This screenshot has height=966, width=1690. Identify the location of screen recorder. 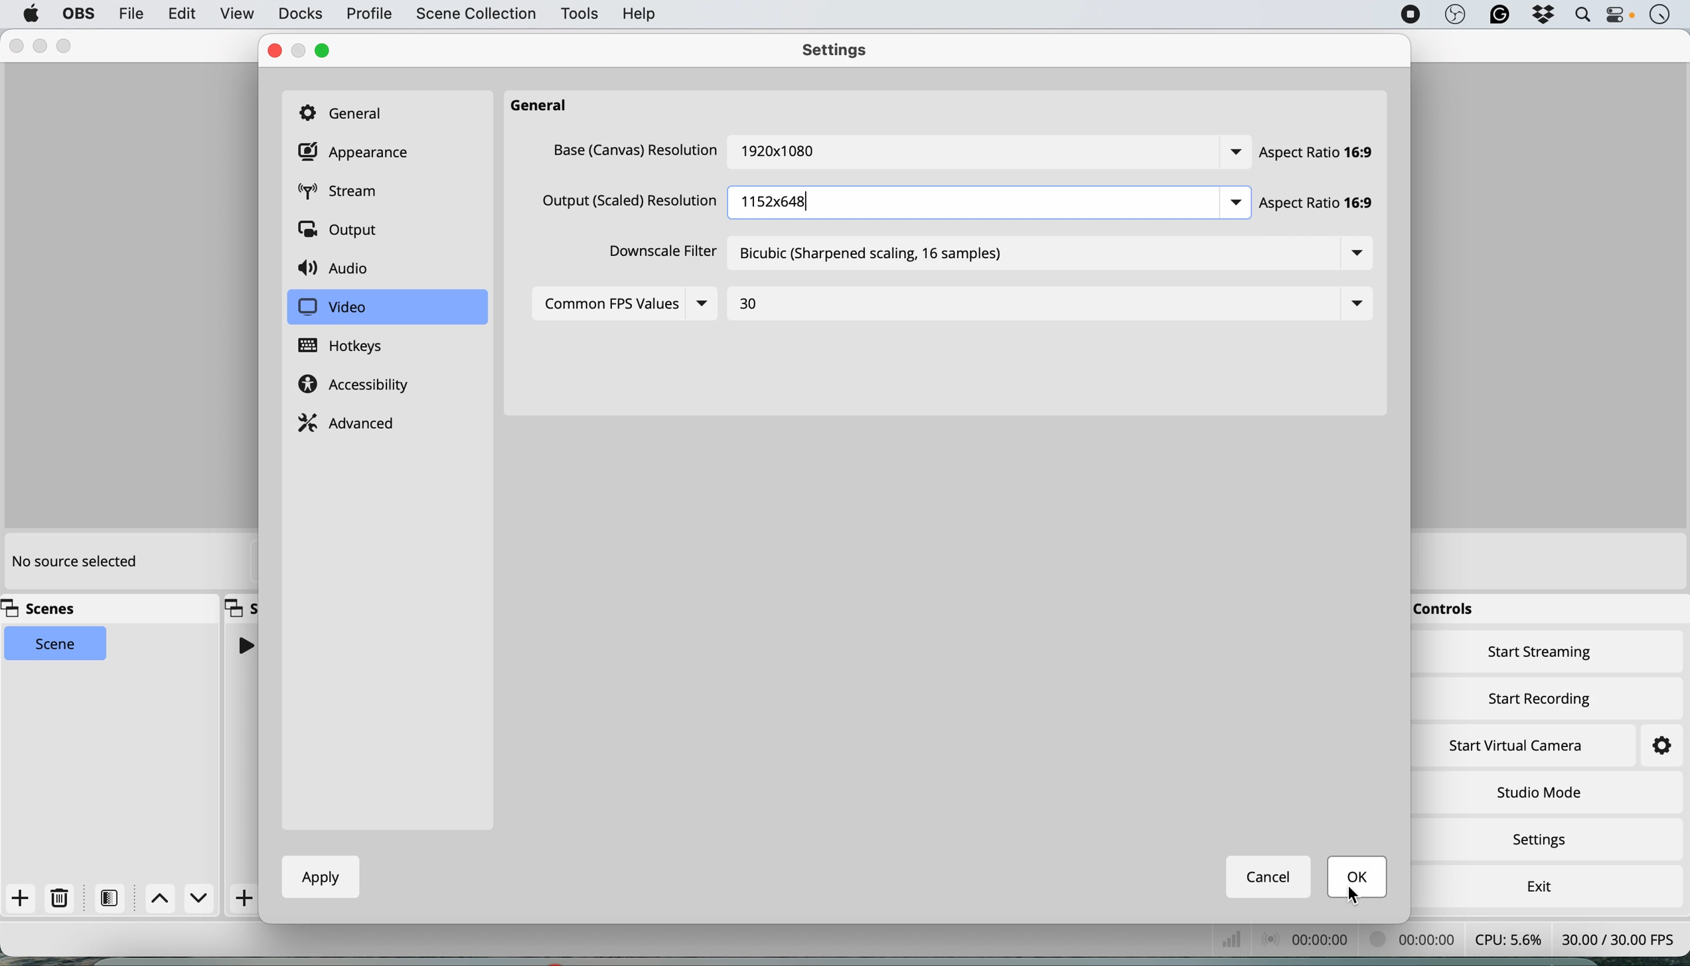
(1409, 15).